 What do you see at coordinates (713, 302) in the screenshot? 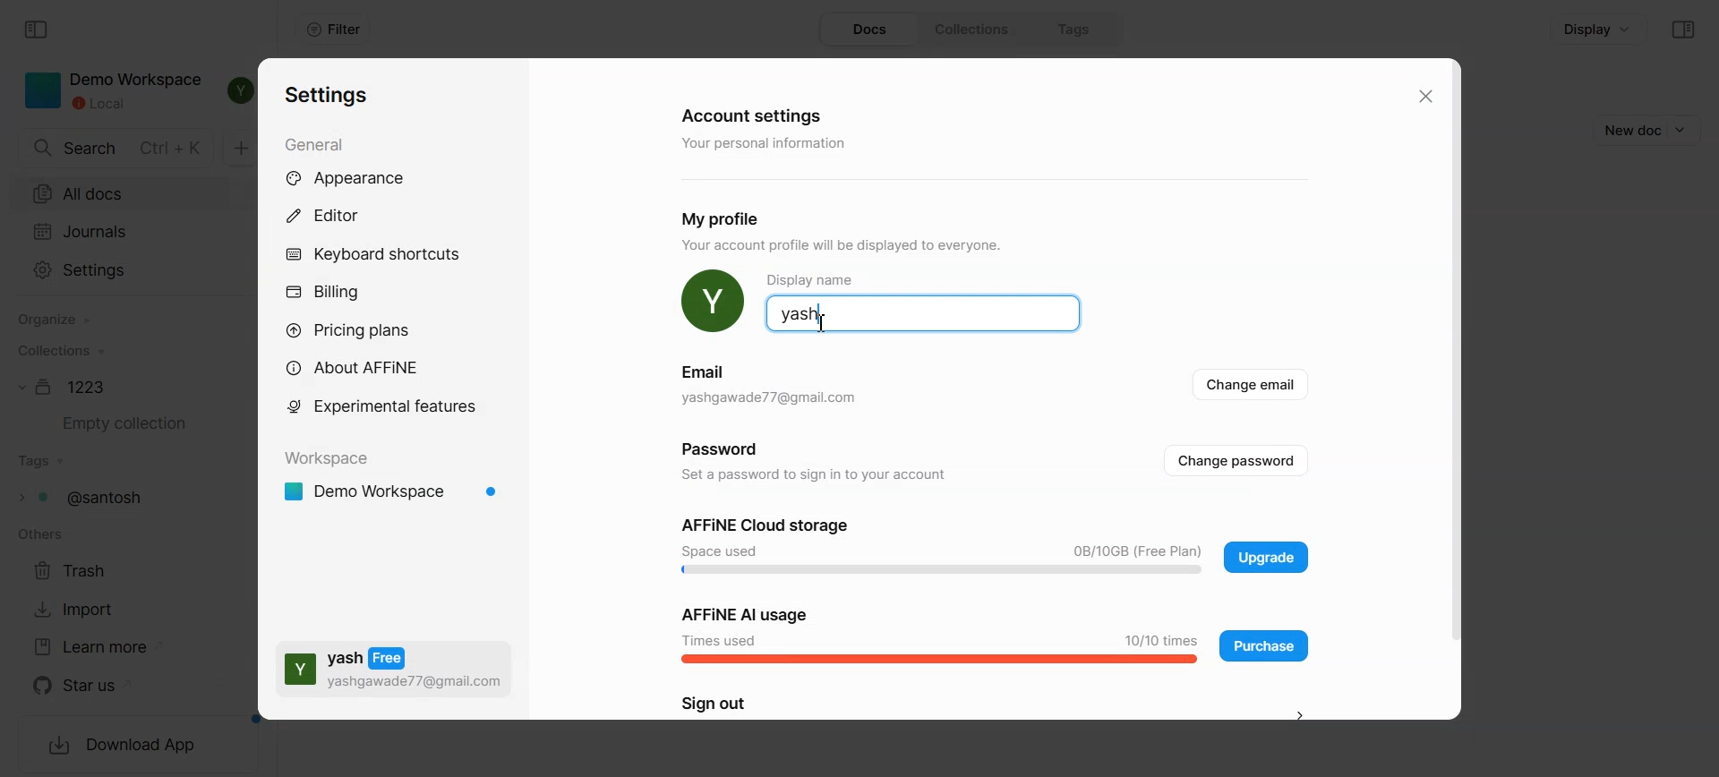
I see `Profile Pic` at bounding box center [713, 302].